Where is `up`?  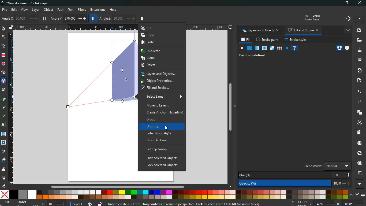
up is located at coordinates (351, 195).